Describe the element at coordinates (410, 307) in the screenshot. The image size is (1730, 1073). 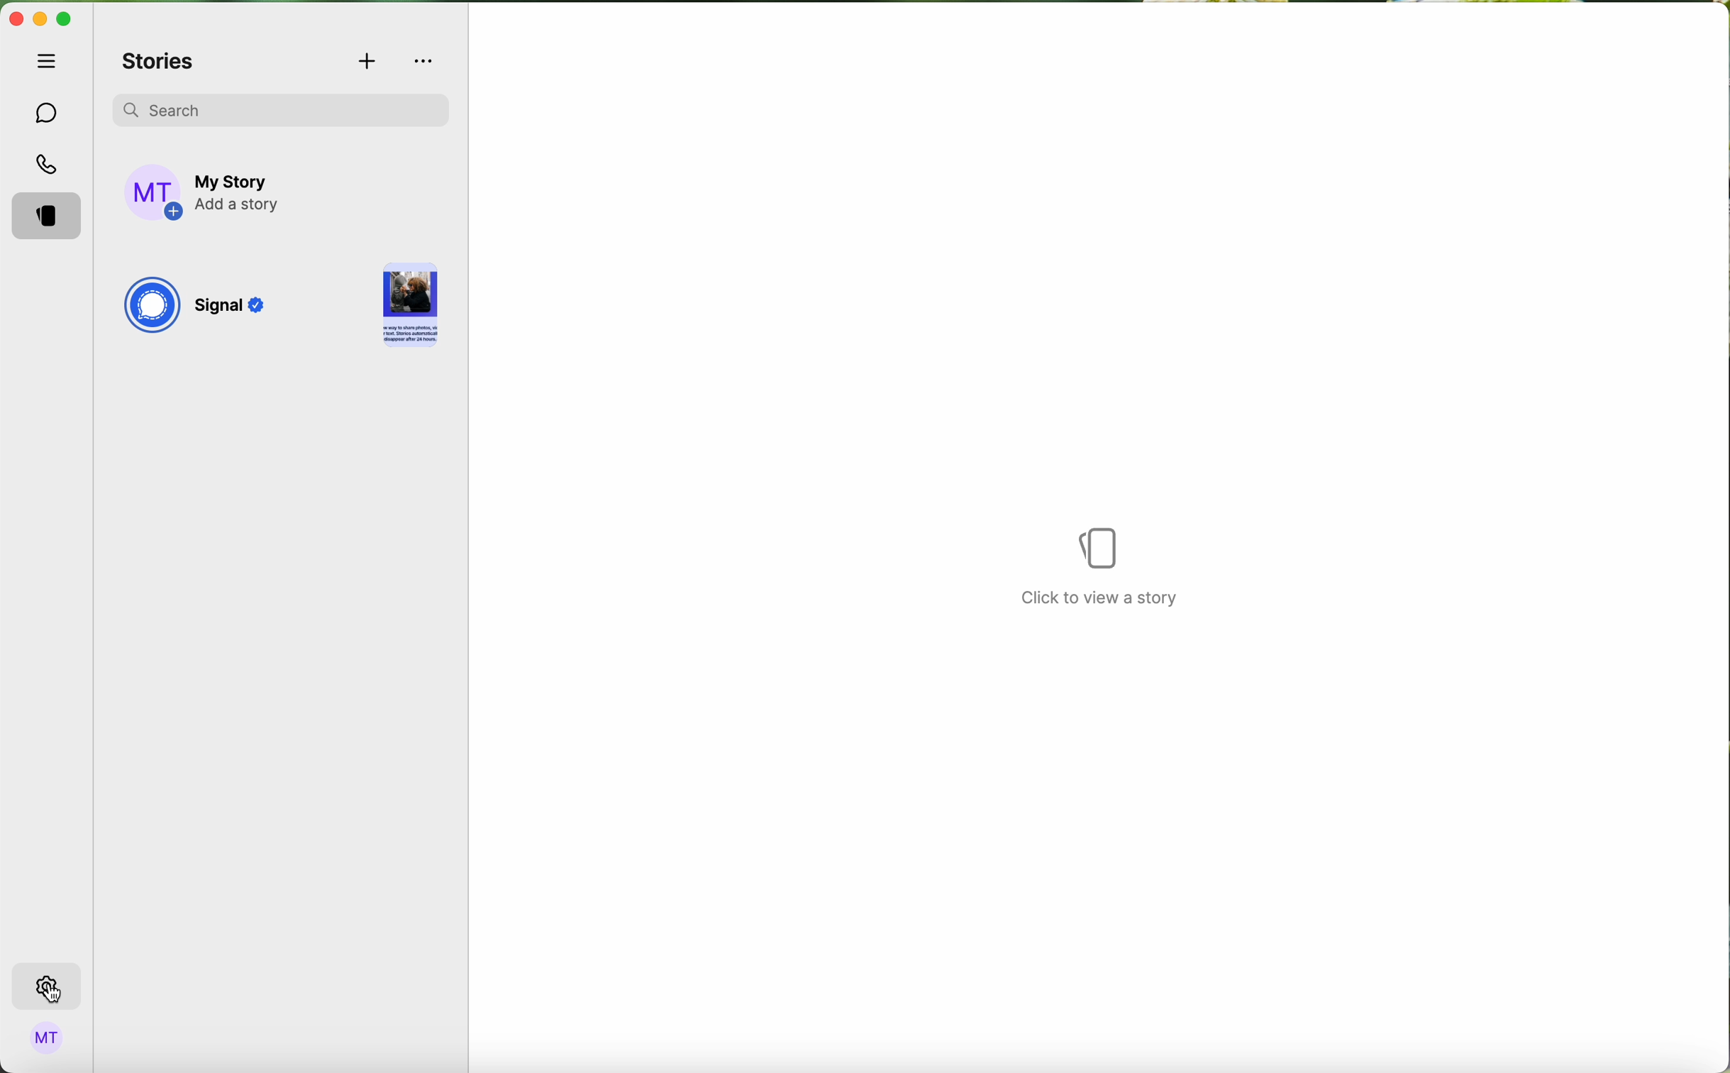
I see `story` at that location.